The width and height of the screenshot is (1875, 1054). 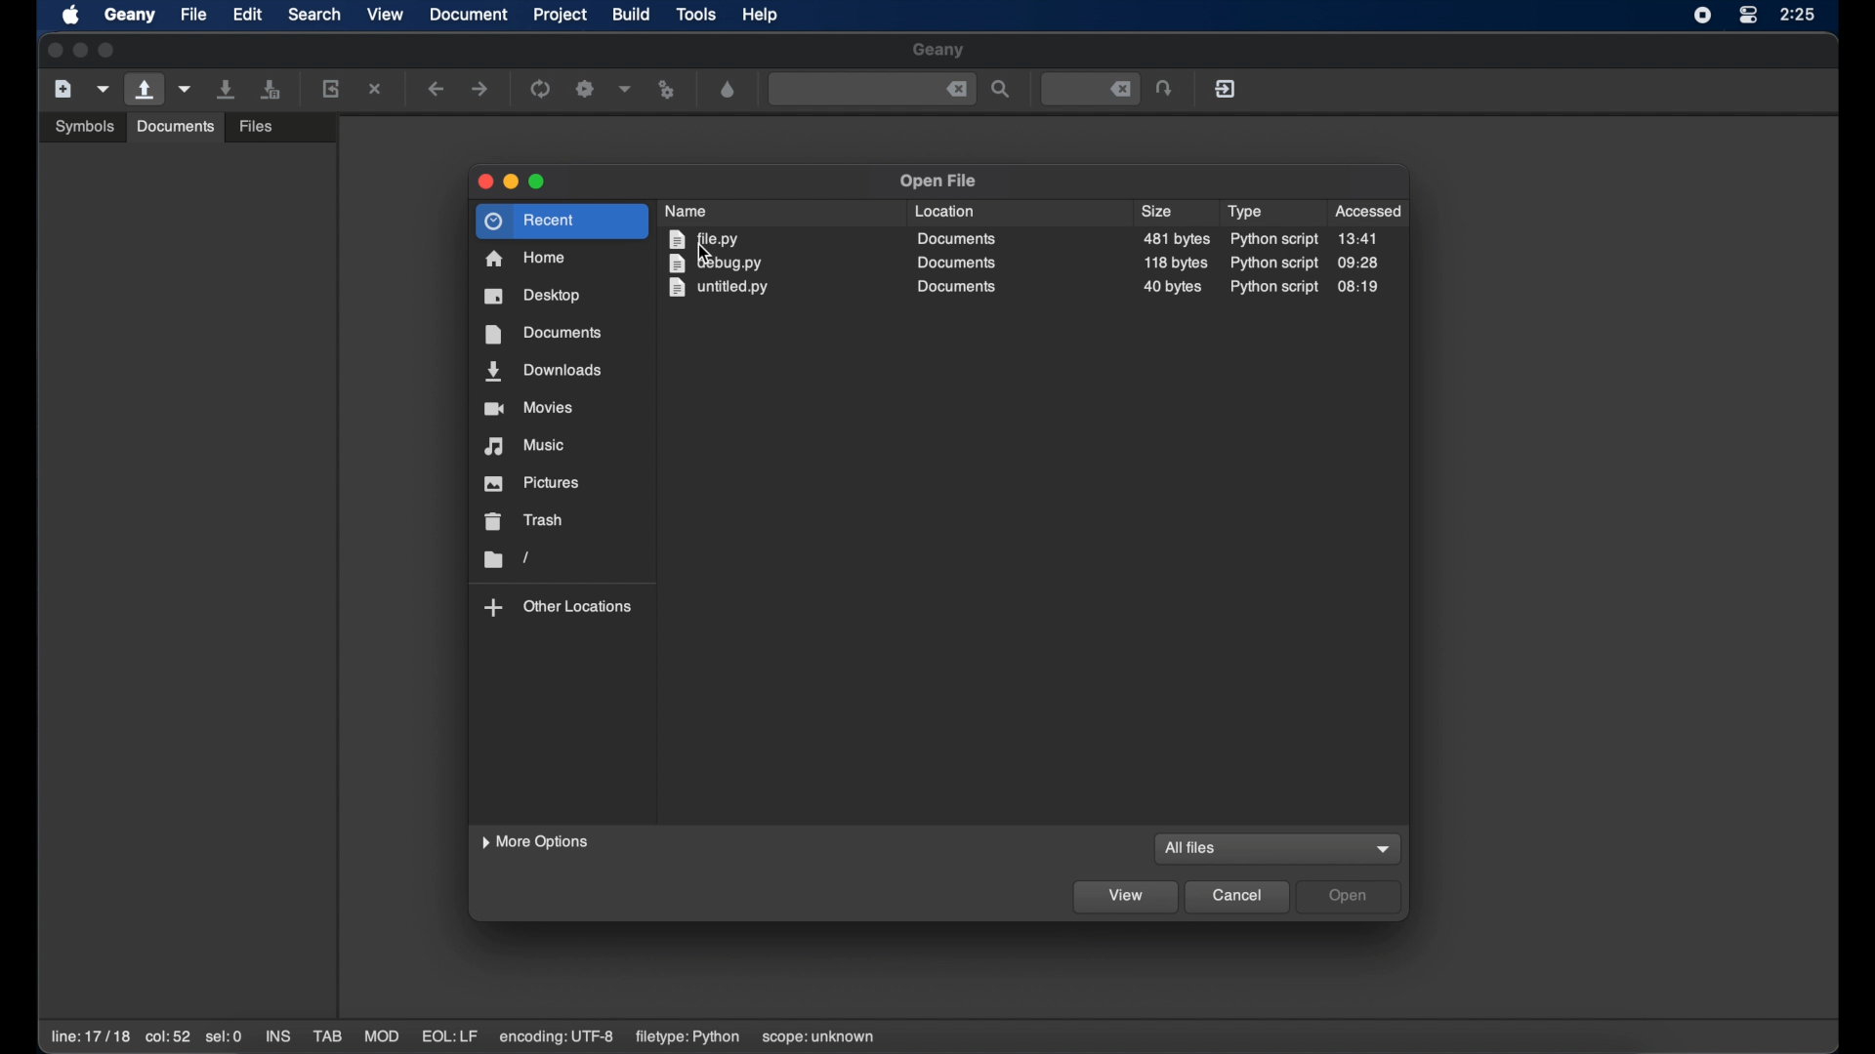 I want to click on create file from template, so click(x=104, y=89).